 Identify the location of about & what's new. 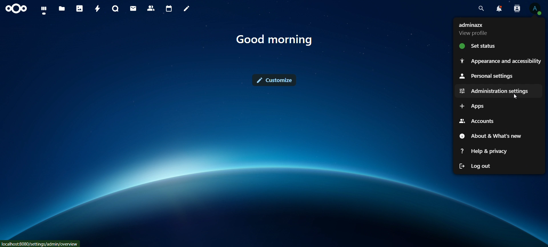
(493, 136).